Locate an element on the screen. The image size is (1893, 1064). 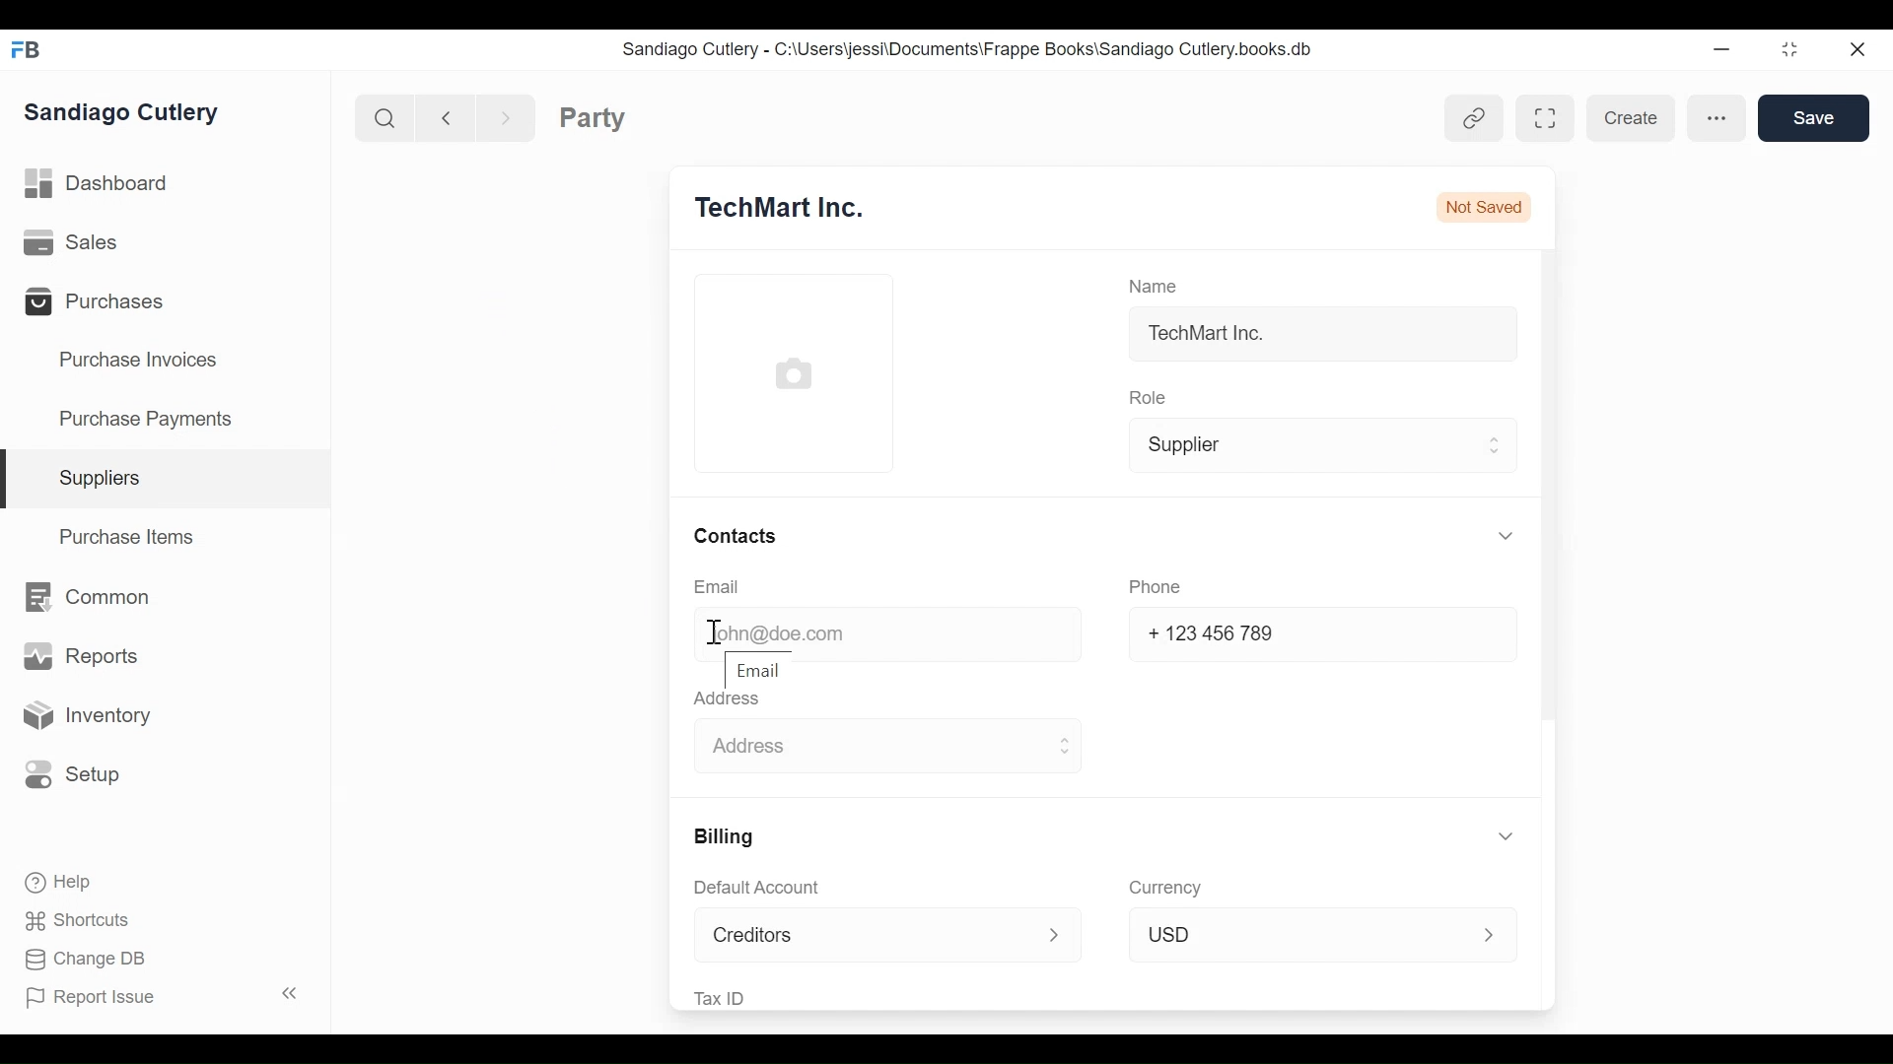
Phone is located at coordinates (1154, 587).